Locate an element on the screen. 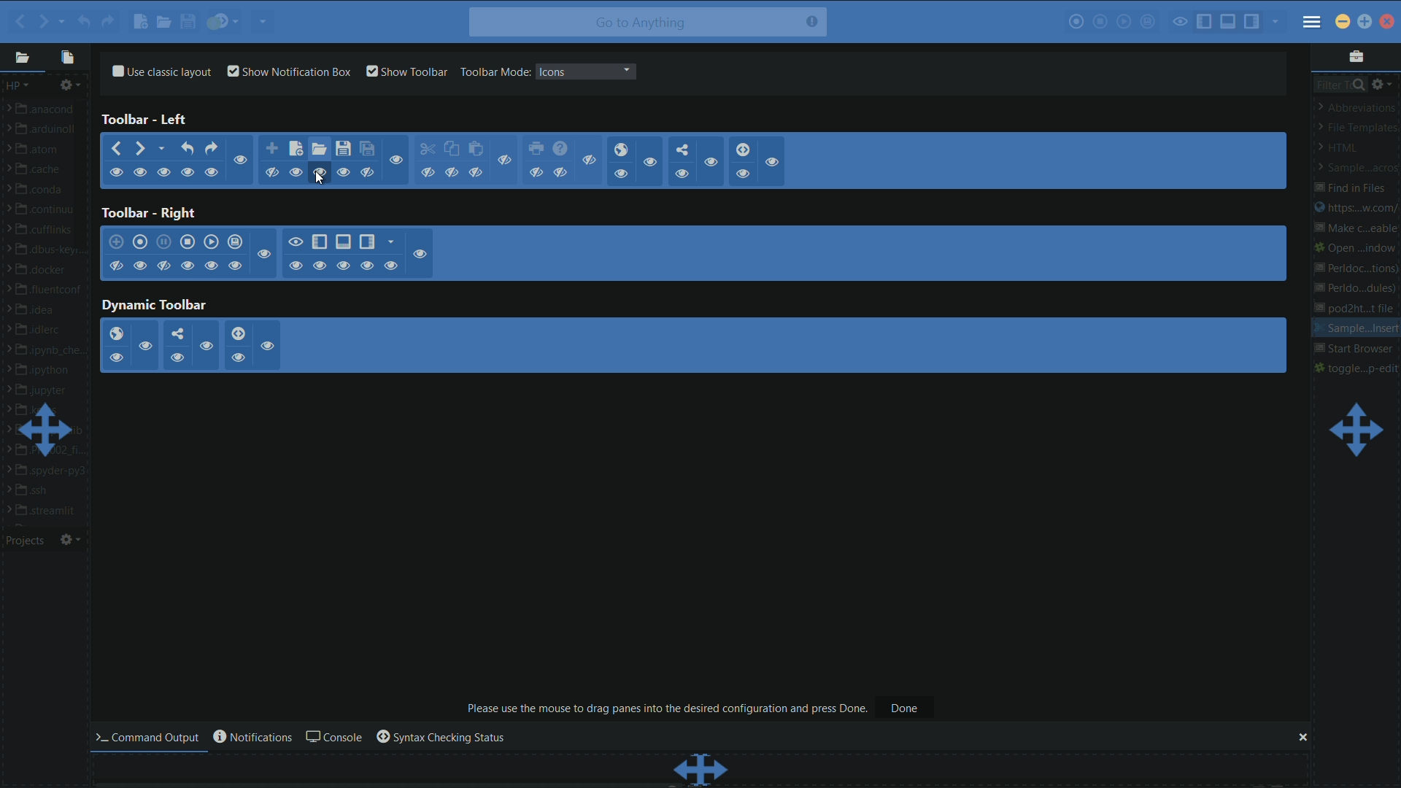  jump to next syntax checking result is located at coordinates (238, 333).